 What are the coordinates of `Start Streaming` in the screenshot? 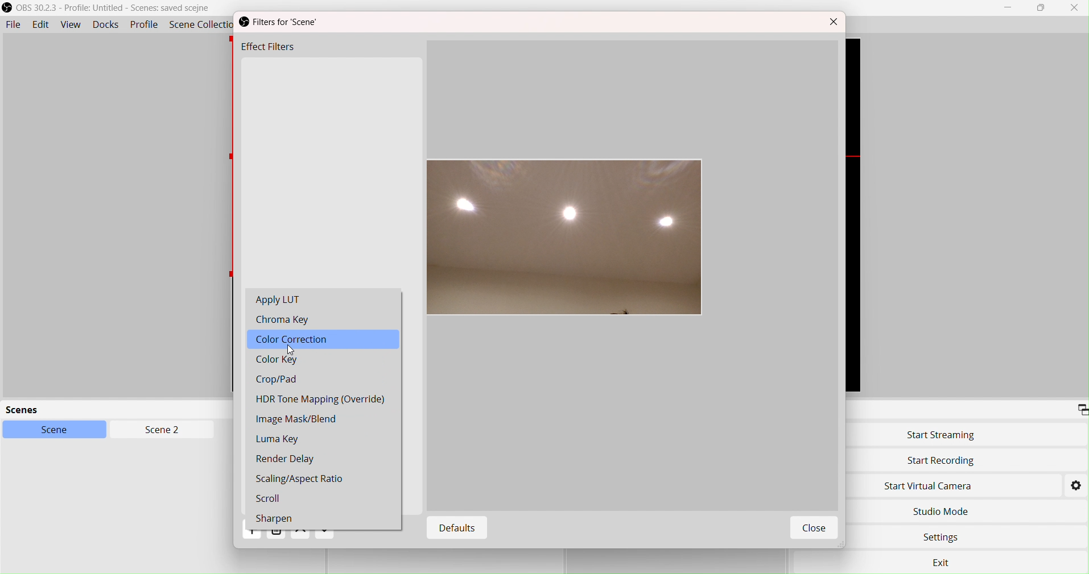 It's located at (942, 435).